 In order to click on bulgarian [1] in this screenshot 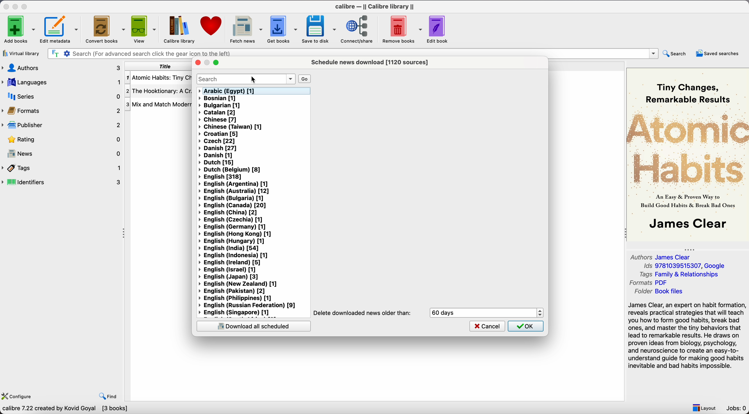, I will do `click(220, 106)`.